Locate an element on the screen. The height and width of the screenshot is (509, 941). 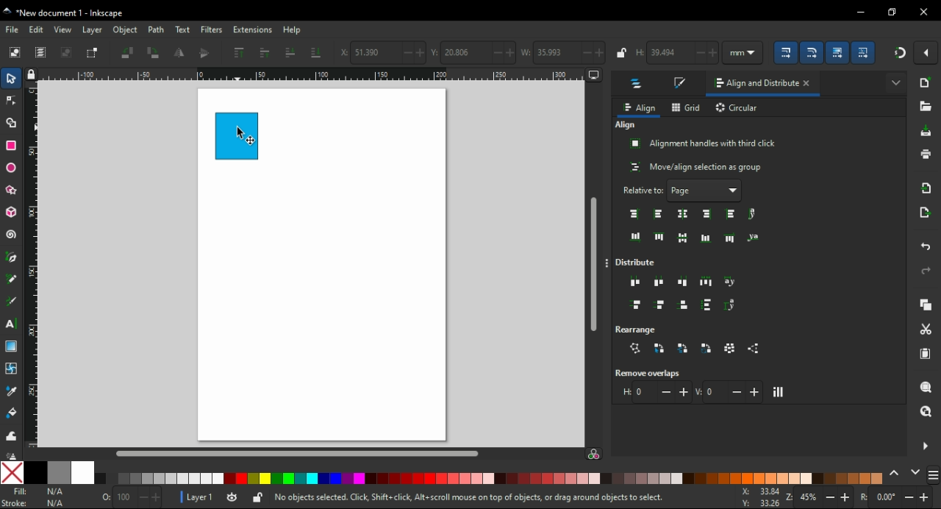
move objects as little as possible so that the bounding boxes do not overlap is located at coordinates (779, 392).